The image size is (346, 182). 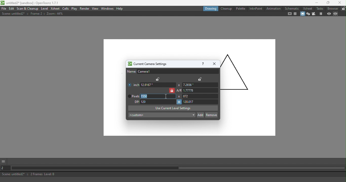 What do you see at coordinates (273, 8) in the screenshot?
I see `Animation` at bounding box center [273, 8].